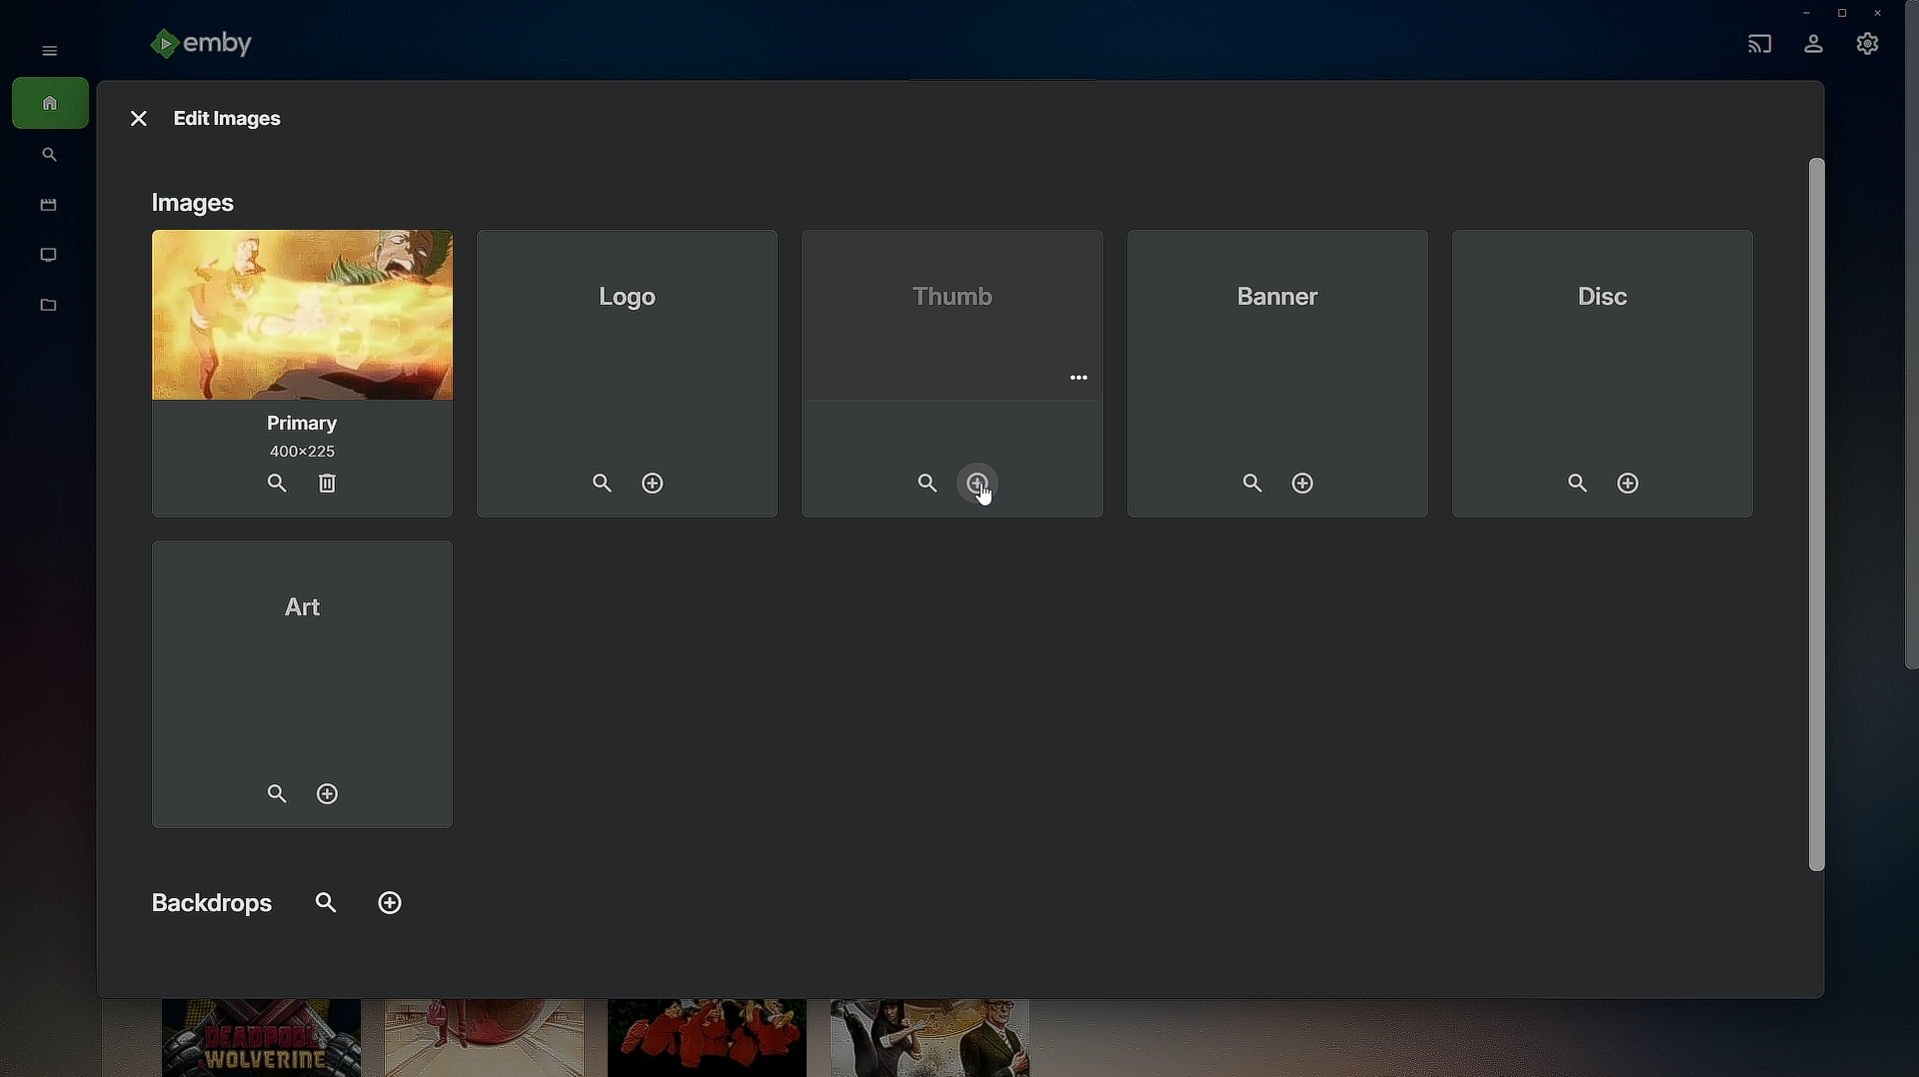  I want to click on Images, so click(196, 204).